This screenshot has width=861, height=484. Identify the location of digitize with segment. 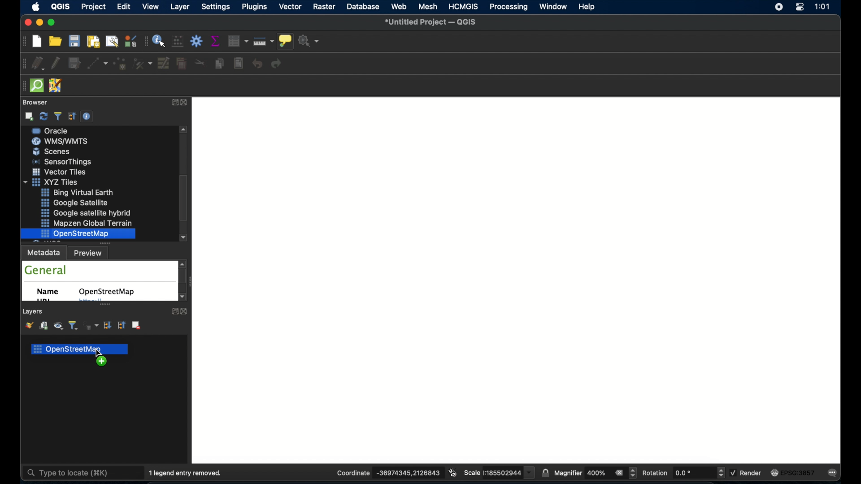
(97, 65).